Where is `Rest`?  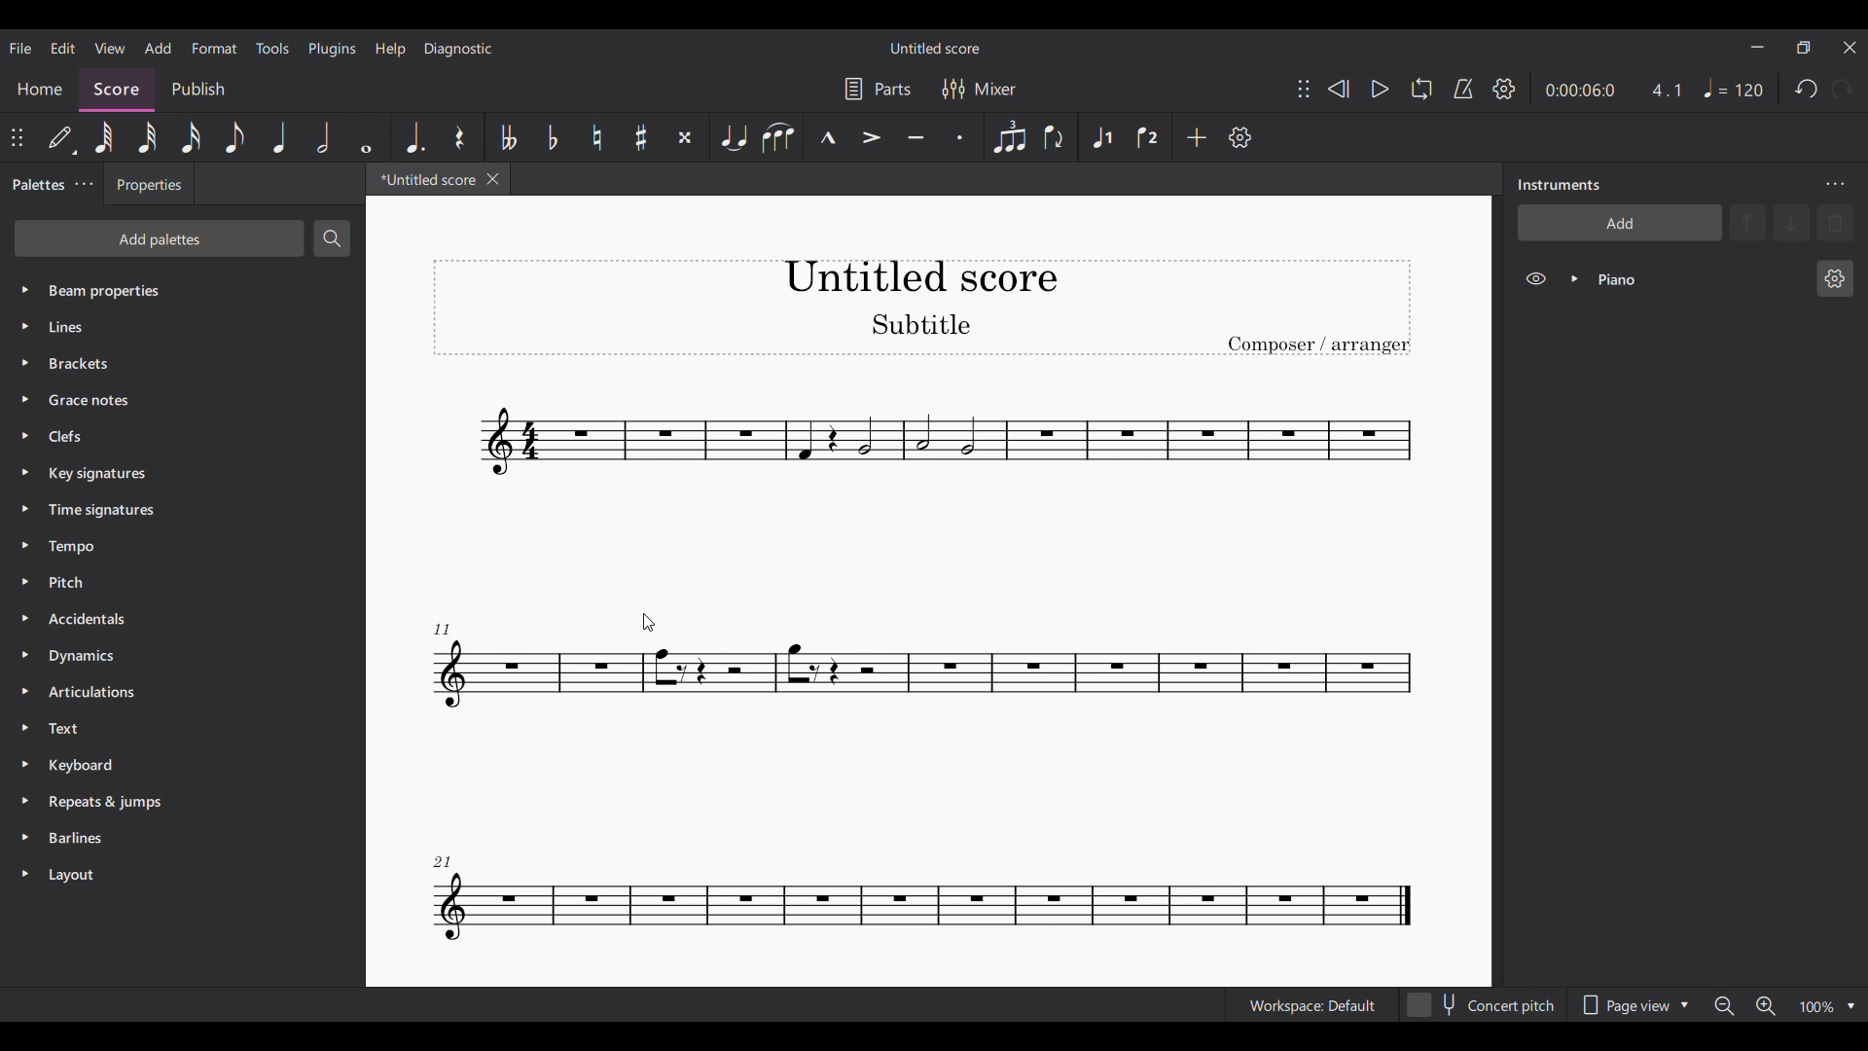 Rest is located at coordinates (459, 137).